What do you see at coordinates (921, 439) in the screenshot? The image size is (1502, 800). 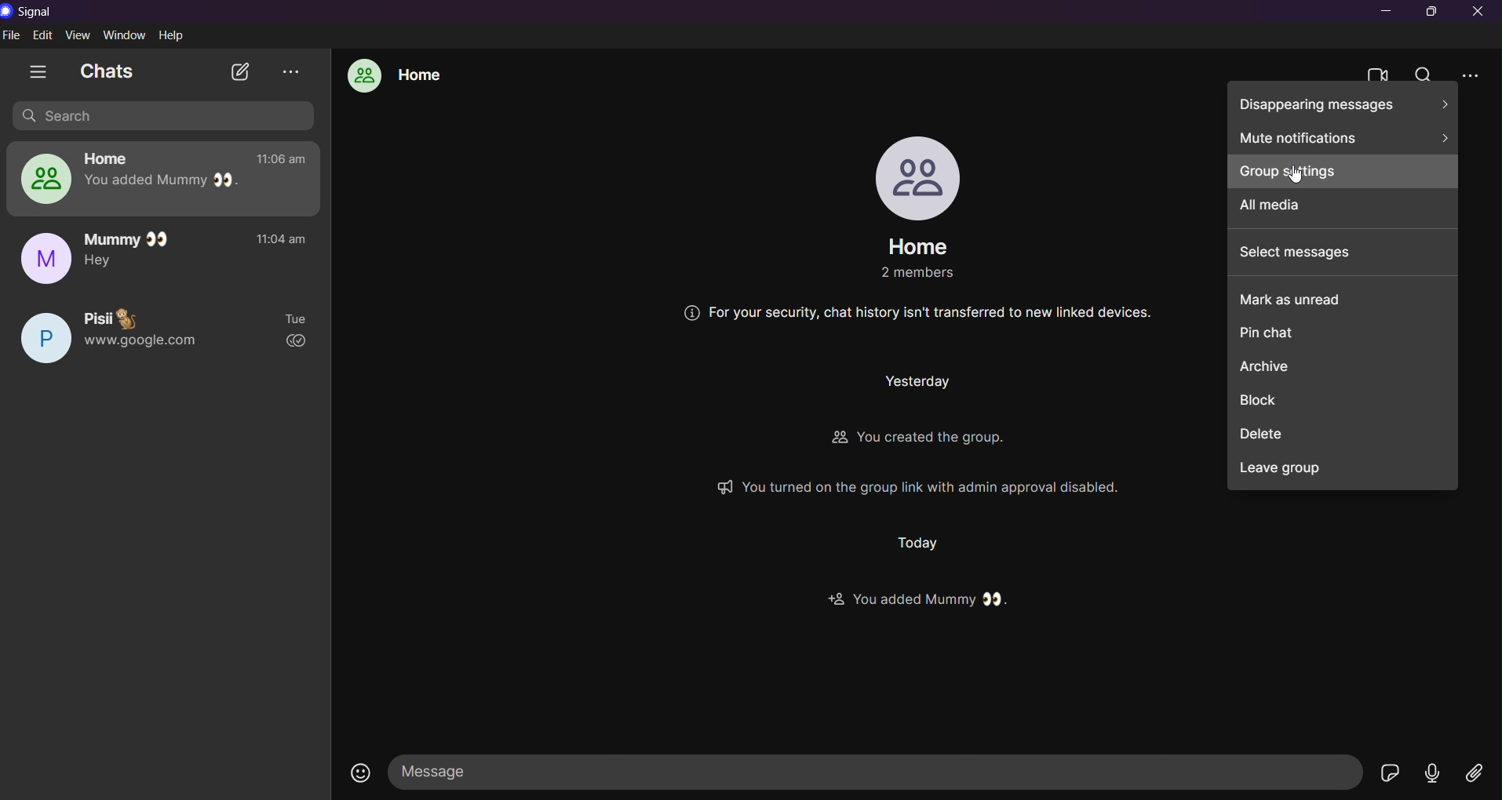 I see `You created the group.` at bounding box center [921, 439].